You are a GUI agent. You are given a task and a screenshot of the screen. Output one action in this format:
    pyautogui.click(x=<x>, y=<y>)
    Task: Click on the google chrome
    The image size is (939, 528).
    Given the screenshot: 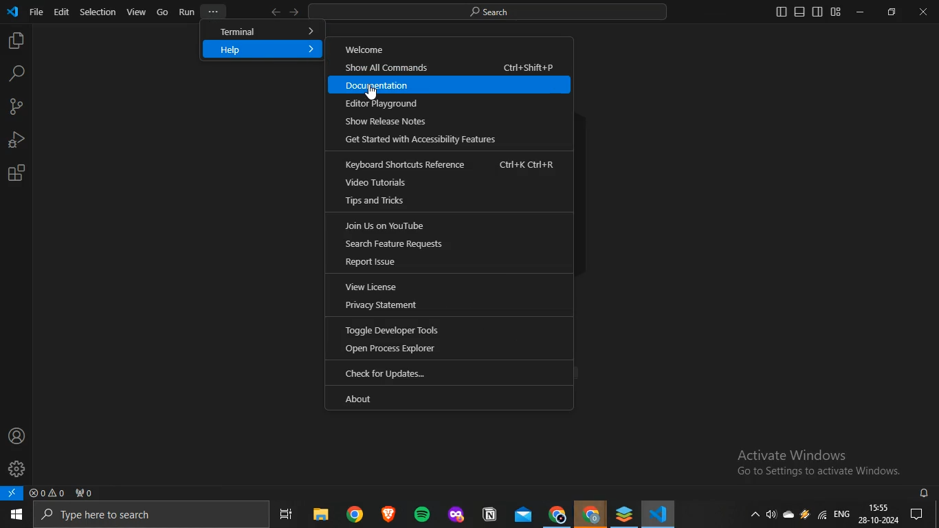 What is the action you would take?
    pyautogui.click(x=590, y=515)
    